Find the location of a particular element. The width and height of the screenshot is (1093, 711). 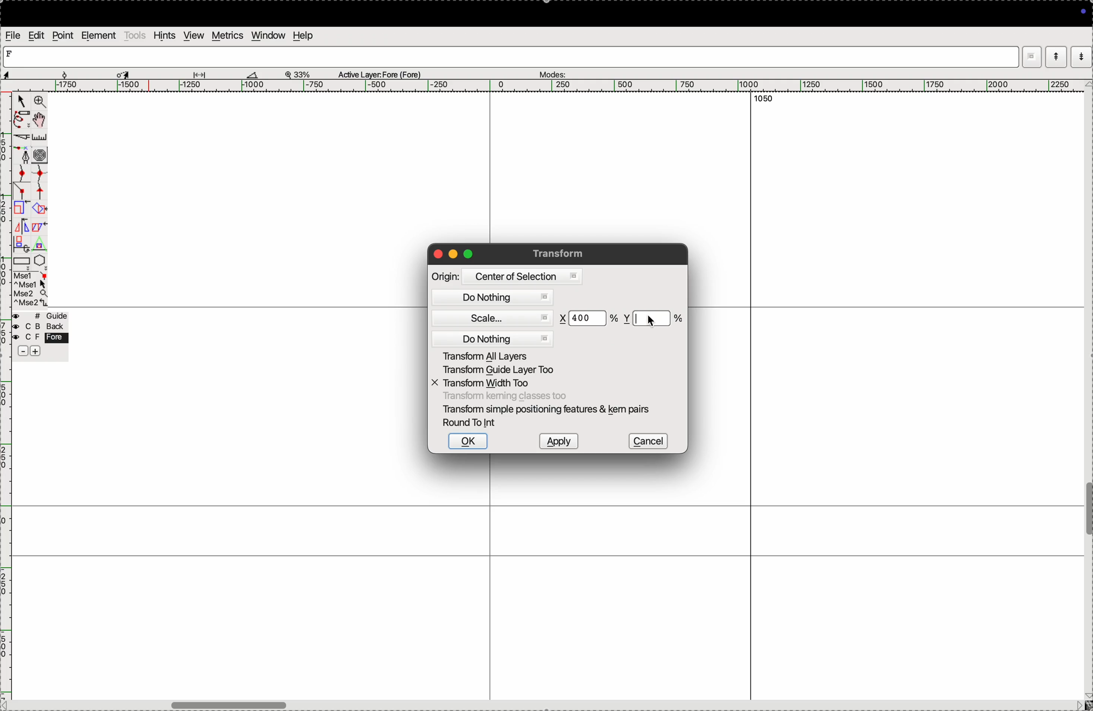

y co ordinate is located at coordinates (627, 319).